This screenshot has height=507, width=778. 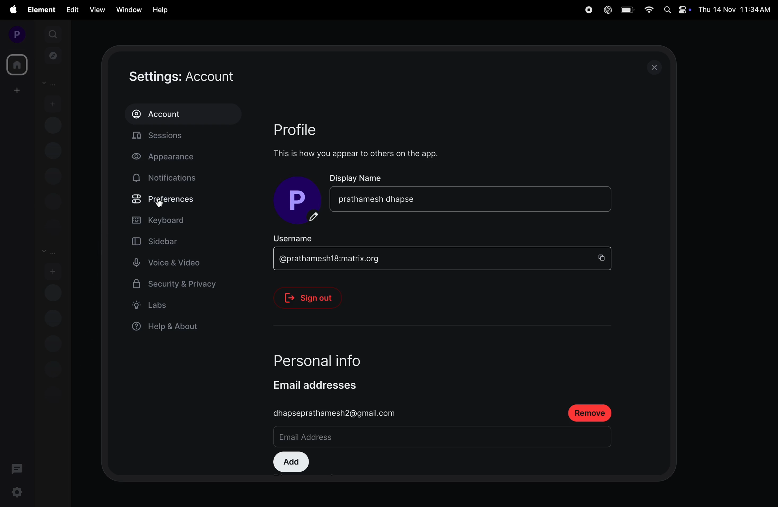 What do you see at coordinates (176, 137) in the screenshot?
I see `sessions` at bounding box center [176, 137].